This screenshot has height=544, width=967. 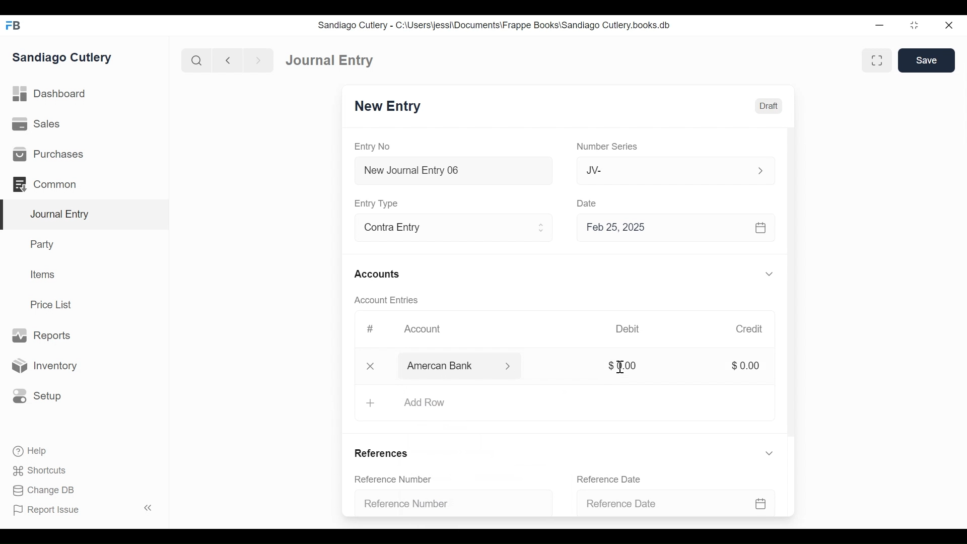 What do you see at coordinates (50, 184) in the screenshot?
I see `Common` at bounding box center [50, 184].